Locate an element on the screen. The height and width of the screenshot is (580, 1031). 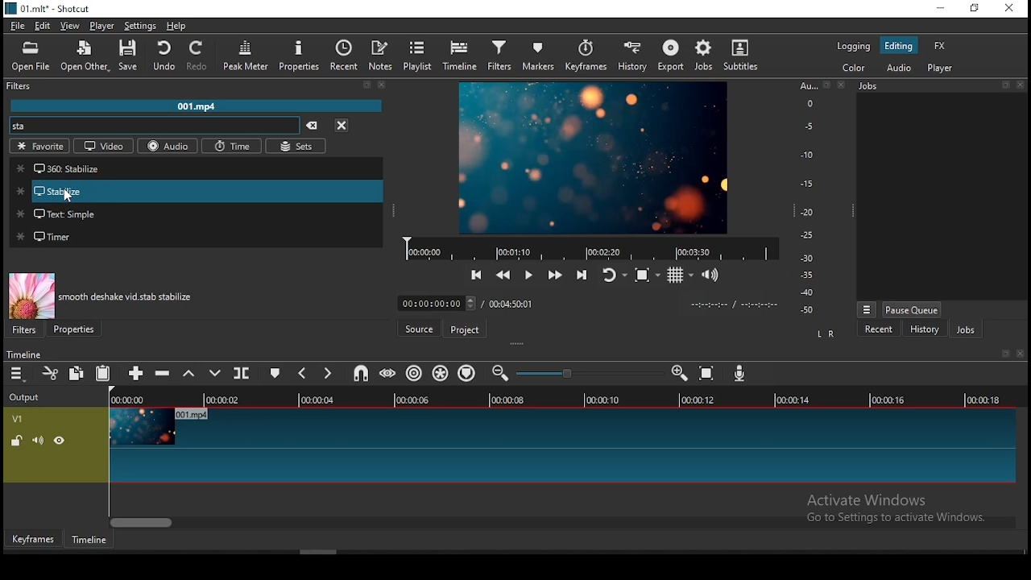
audio is located at coordinates (902, 68).